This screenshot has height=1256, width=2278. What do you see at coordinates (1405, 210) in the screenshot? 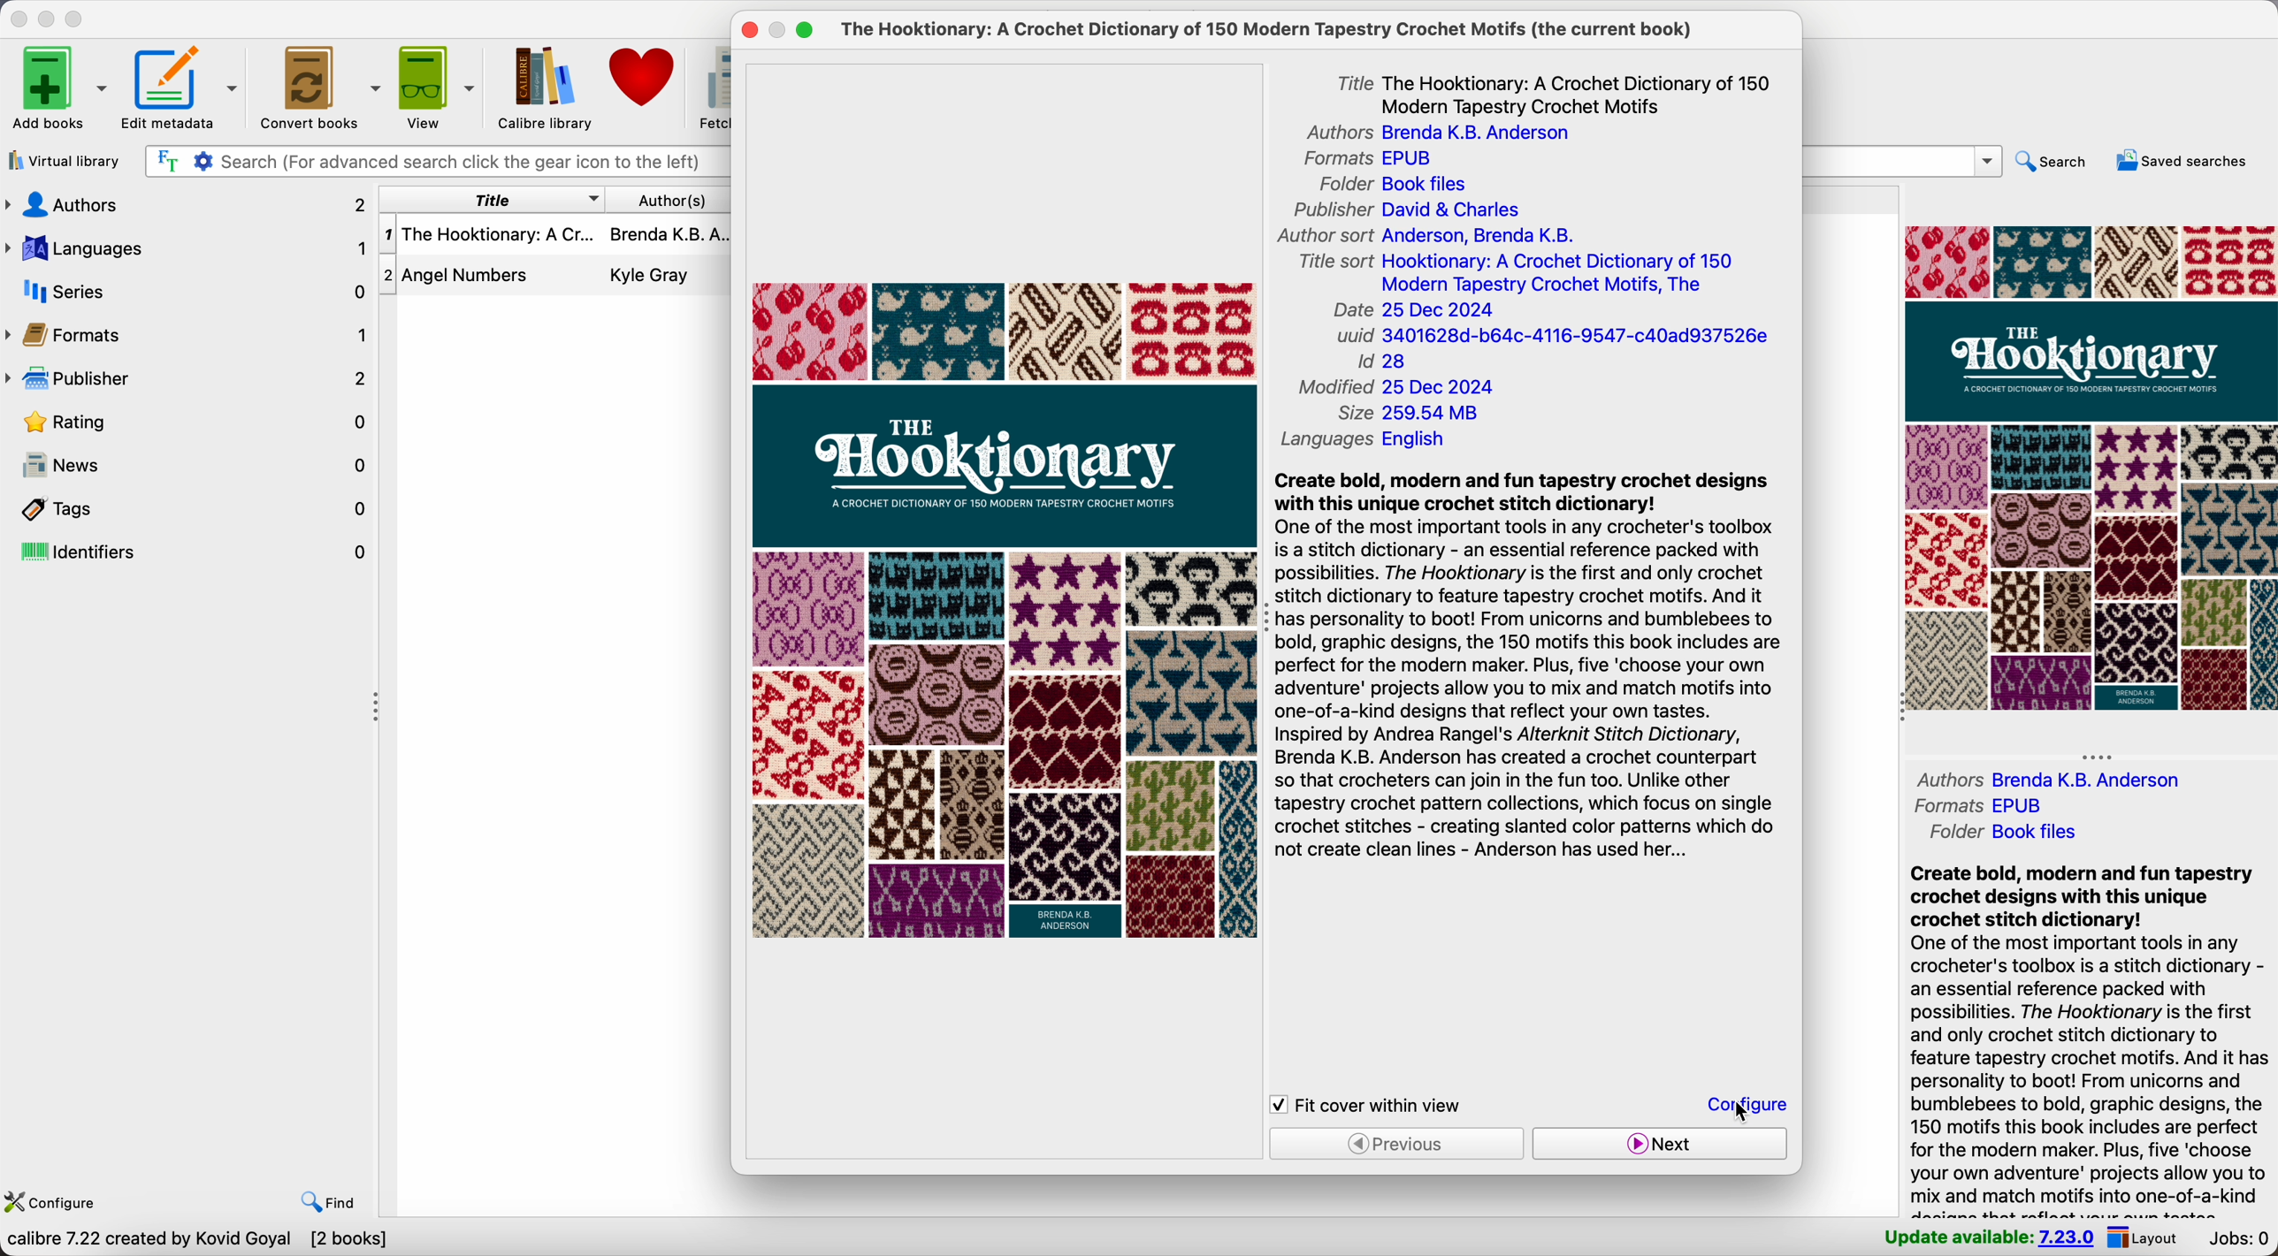
I see `publisher` at bounding box center [1405, 210].